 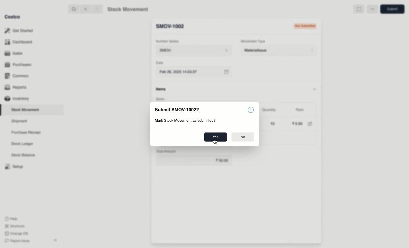 What do you see at coordinates (24, 155) in the screenshot?
I see `Stock Balance` at bounding box center [24, 155].